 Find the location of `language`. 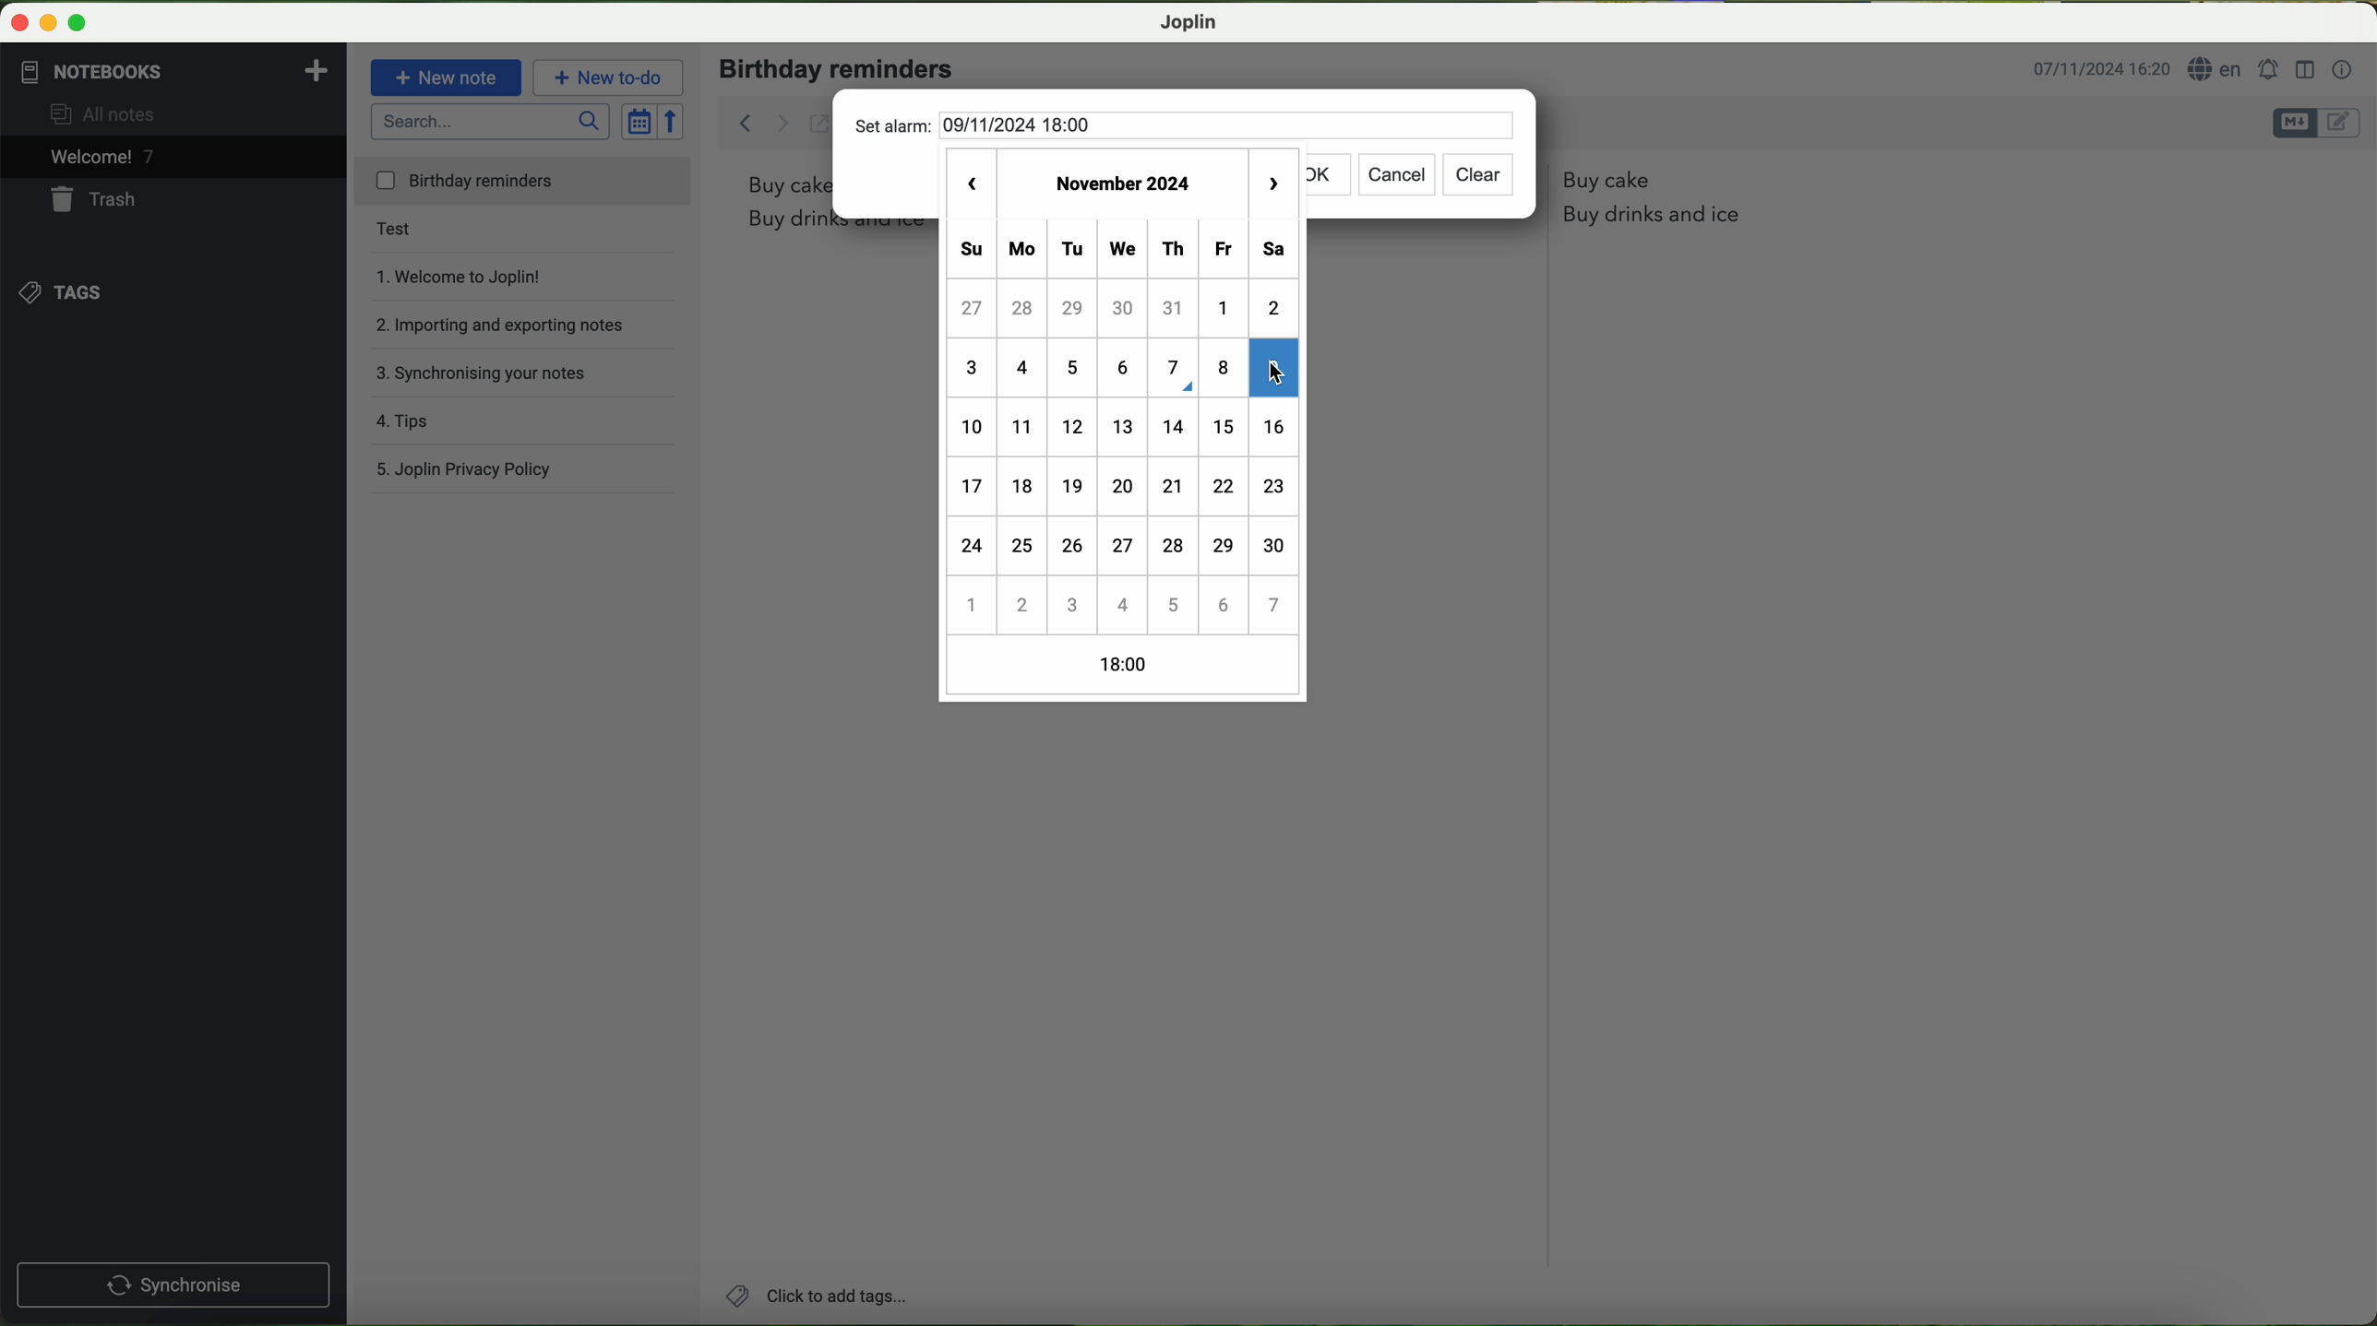

language is located at coordinates (2218, 71).